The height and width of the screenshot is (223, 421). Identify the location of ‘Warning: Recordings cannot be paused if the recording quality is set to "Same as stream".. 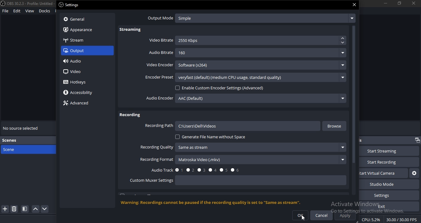
(213, 202).